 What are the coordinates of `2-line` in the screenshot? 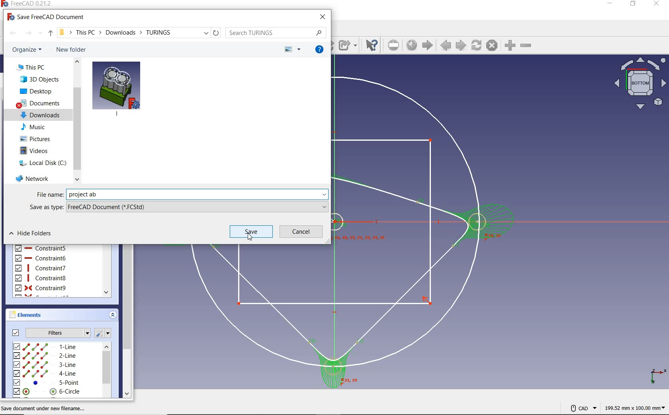 It's located at (45, 356).